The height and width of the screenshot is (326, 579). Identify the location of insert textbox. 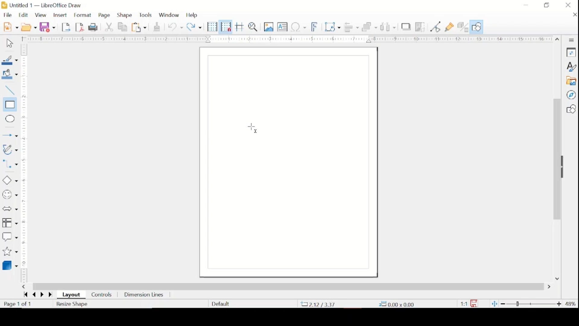
(282, 27).